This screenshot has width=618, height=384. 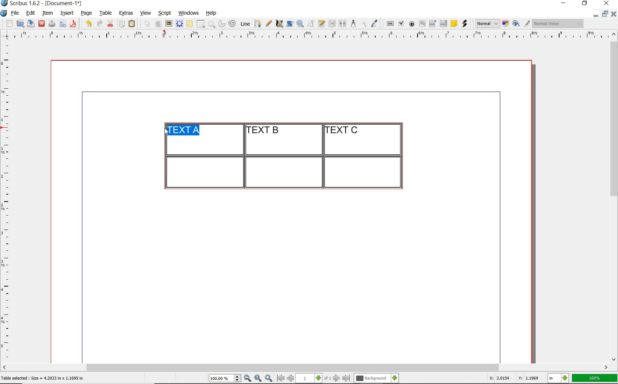 I want to click on insert, so click(x=67, y=13).